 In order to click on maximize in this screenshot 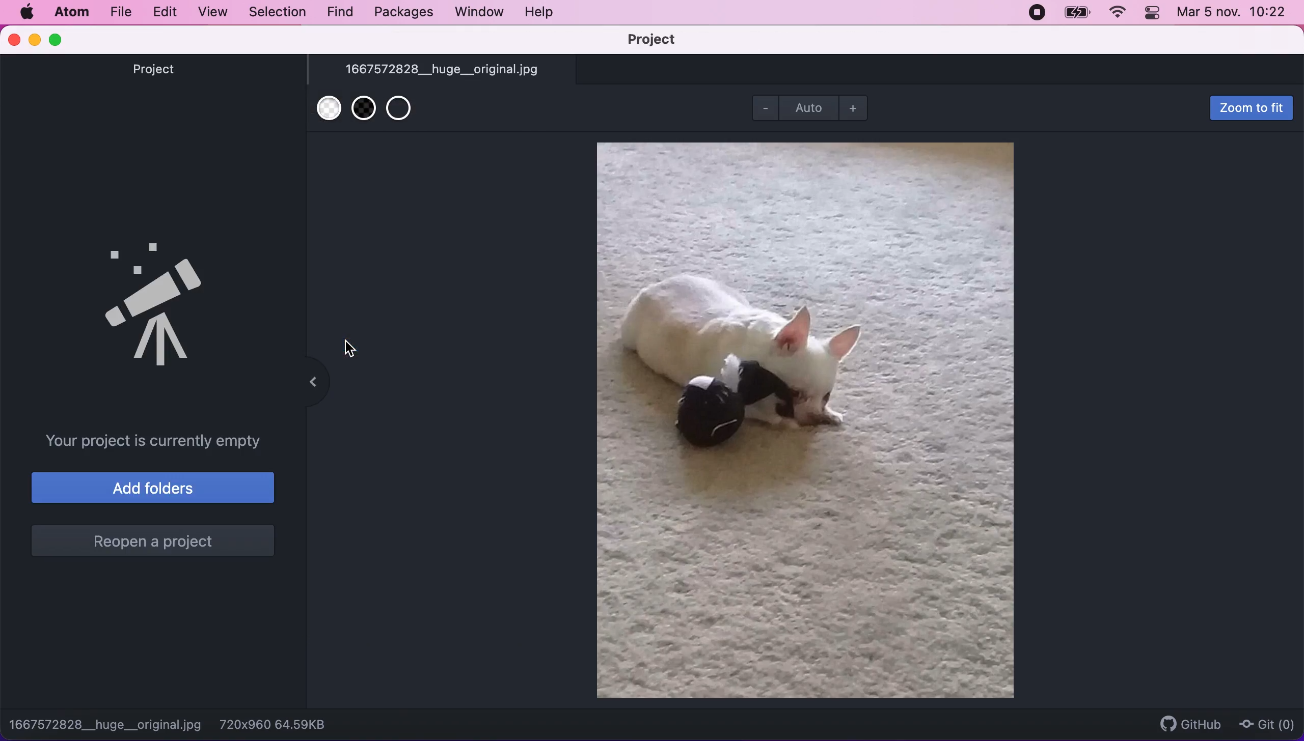, I will do `click(59, 40)`.